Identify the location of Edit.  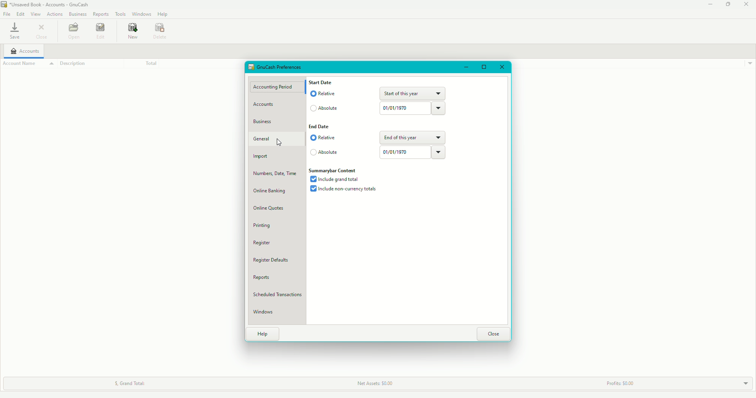
(100, 33).